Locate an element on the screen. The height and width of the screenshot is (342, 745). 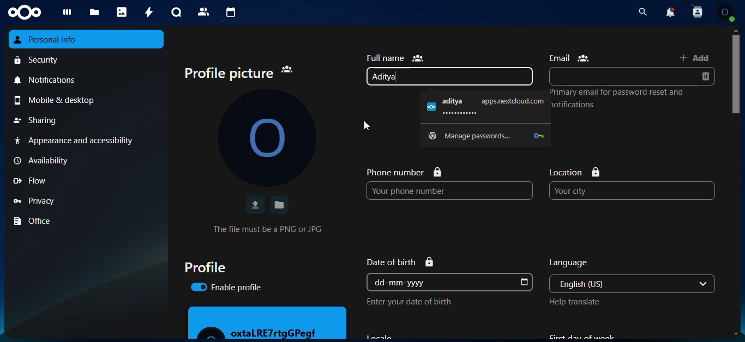
notifications is located at coordinates (87, 79).